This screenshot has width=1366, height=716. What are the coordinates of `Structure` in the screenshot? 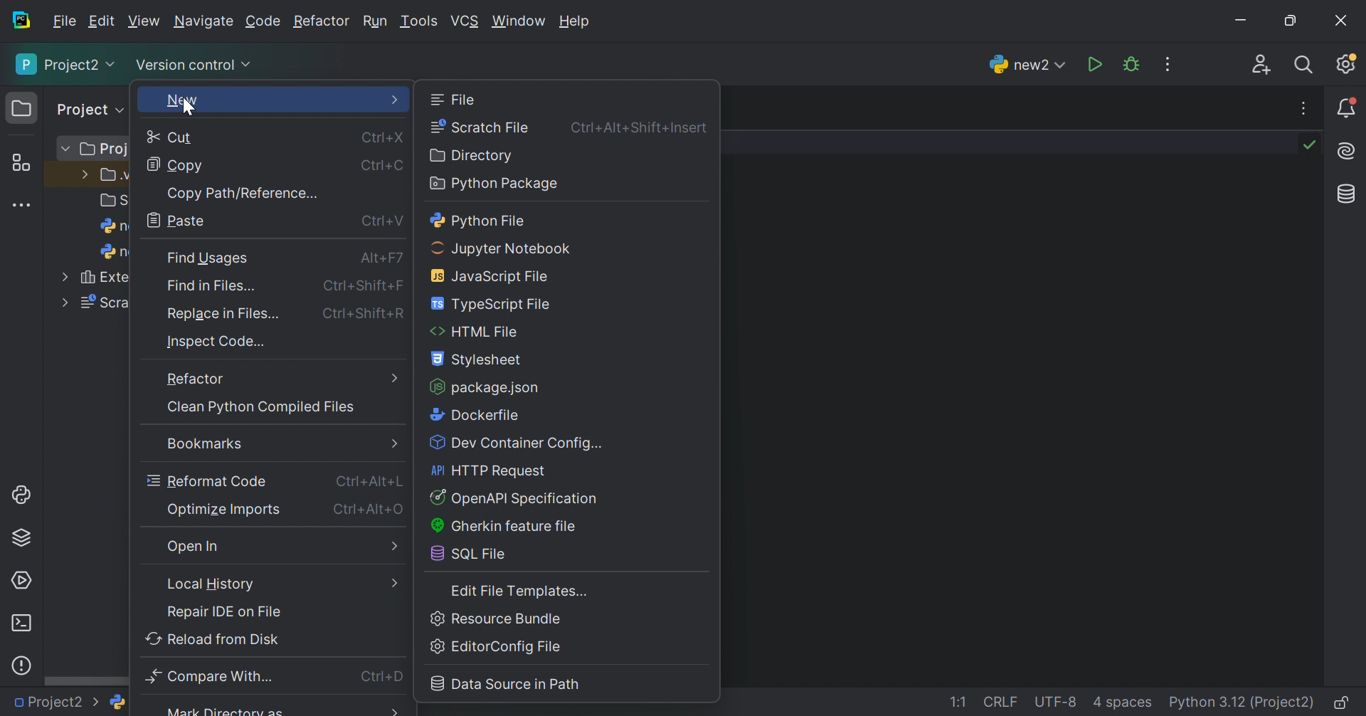 It's located at (22, 164).